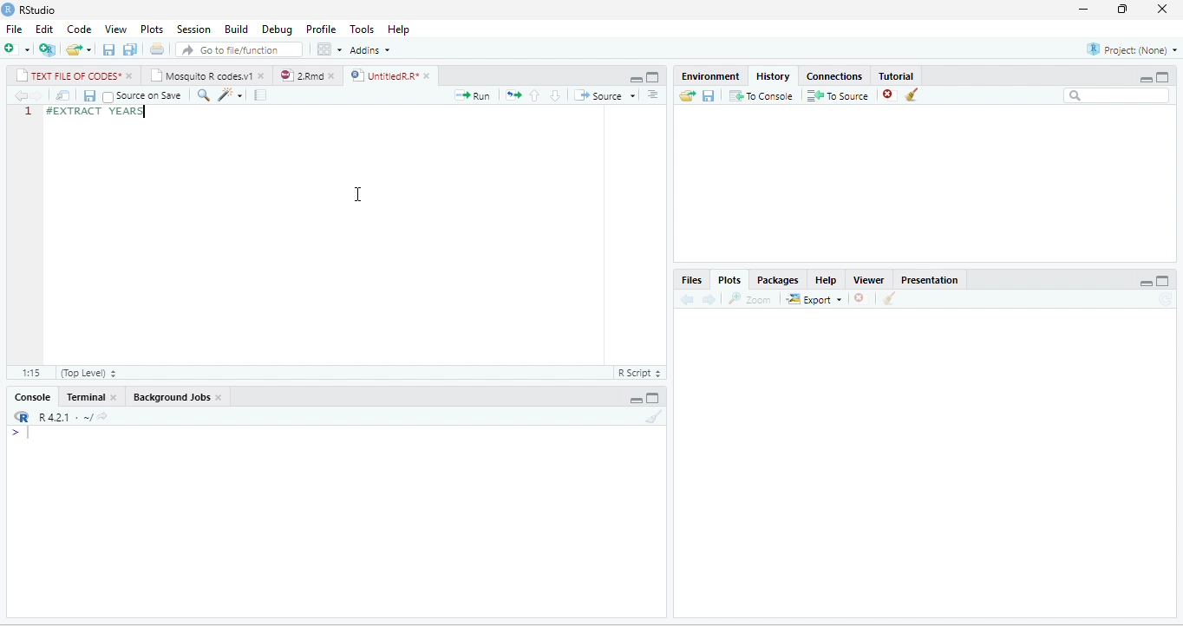  What do you see at coordinates (152, 29) in the screenshot?
I see `Plots` at bounding box center [152, 29].